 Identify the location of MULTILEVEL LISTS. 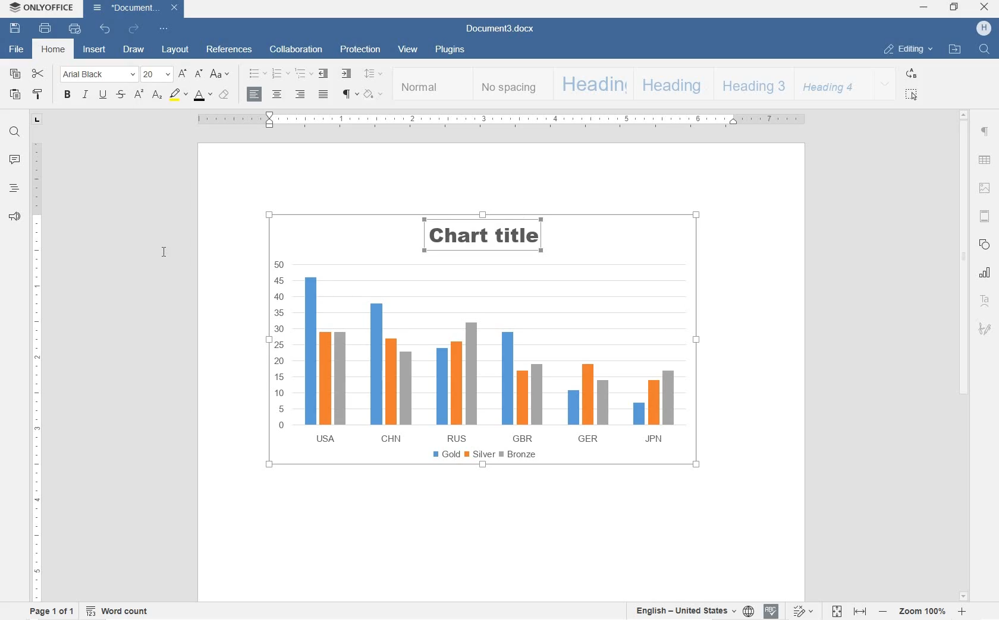
(304, 74).